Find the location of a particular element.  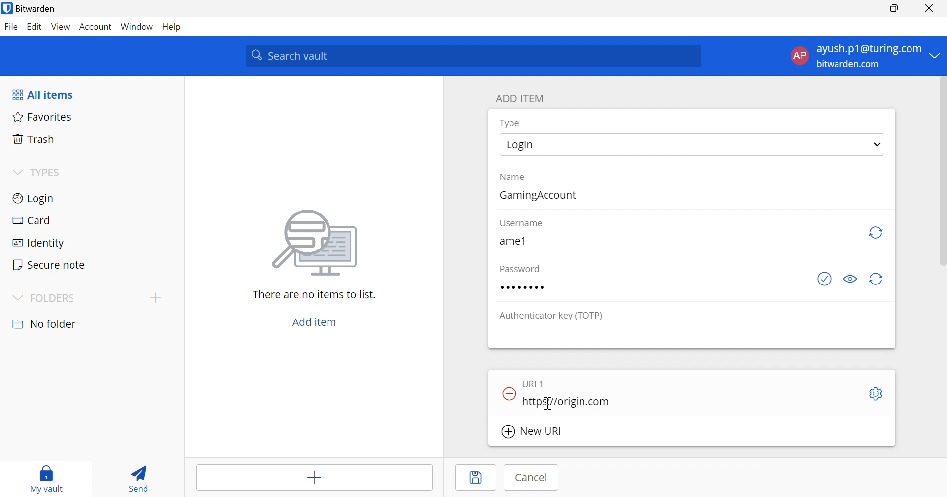

My vault is located at coordinates (45, 477).